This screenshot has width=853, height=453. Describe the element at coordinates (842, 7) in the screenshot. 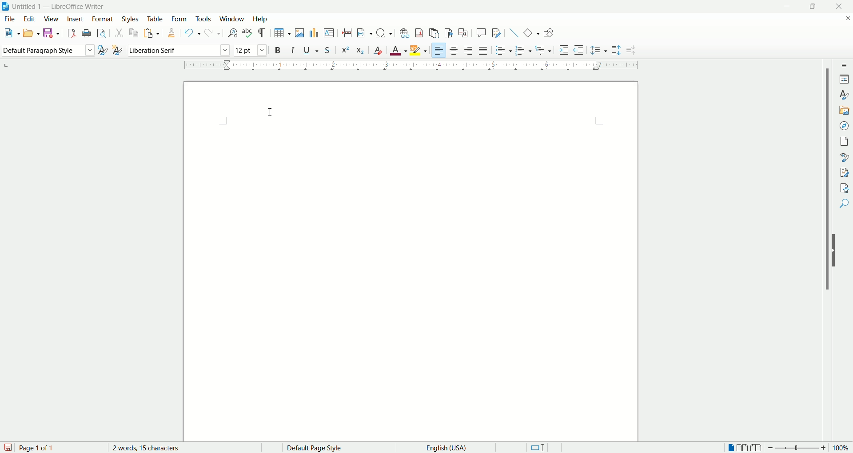

I see `close` at that location.